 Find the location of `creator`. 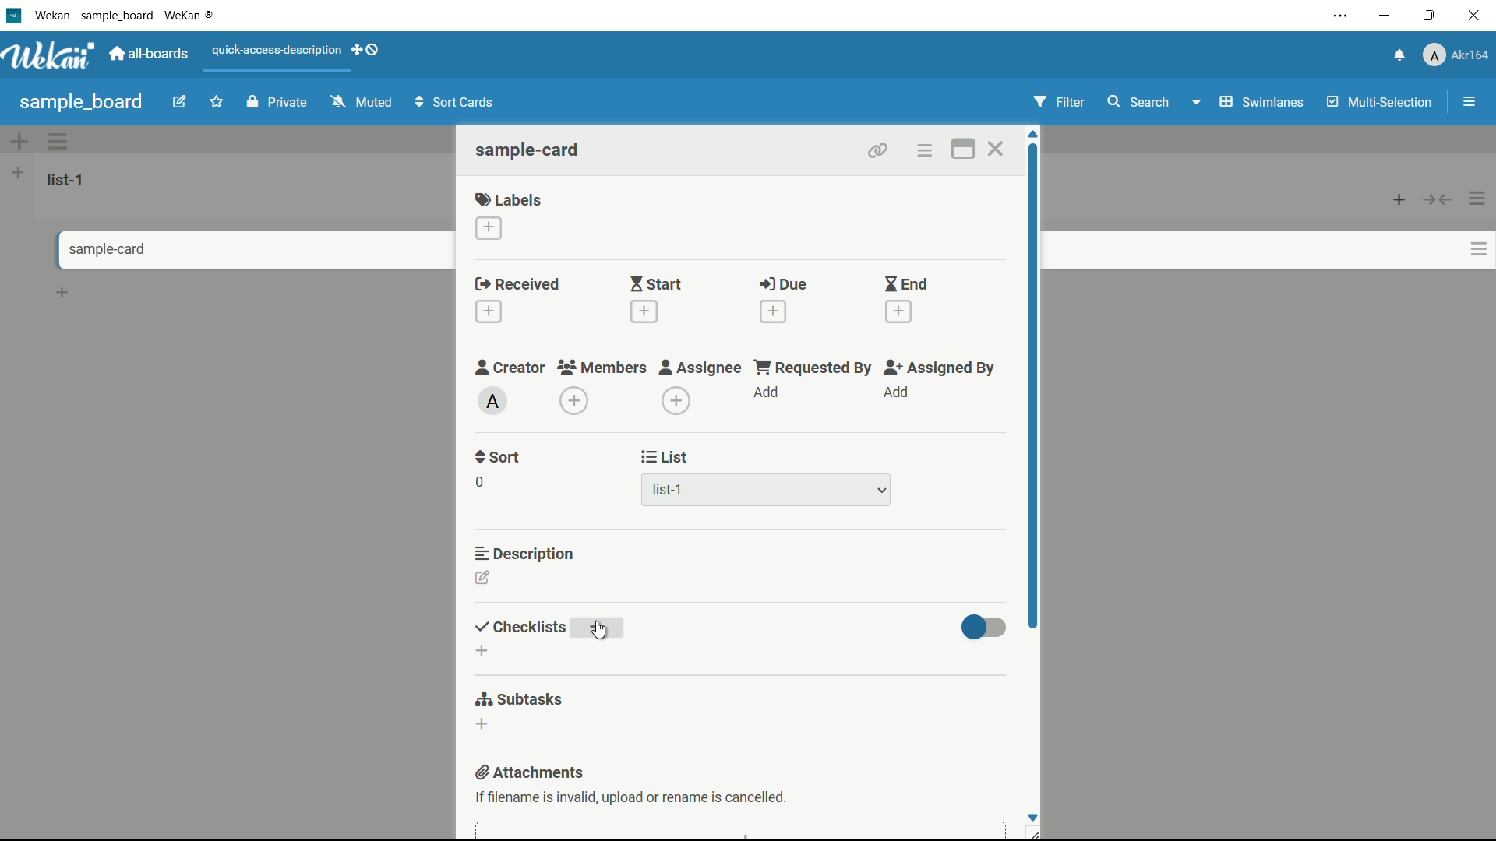

creator is located at coordinates (510, 367).